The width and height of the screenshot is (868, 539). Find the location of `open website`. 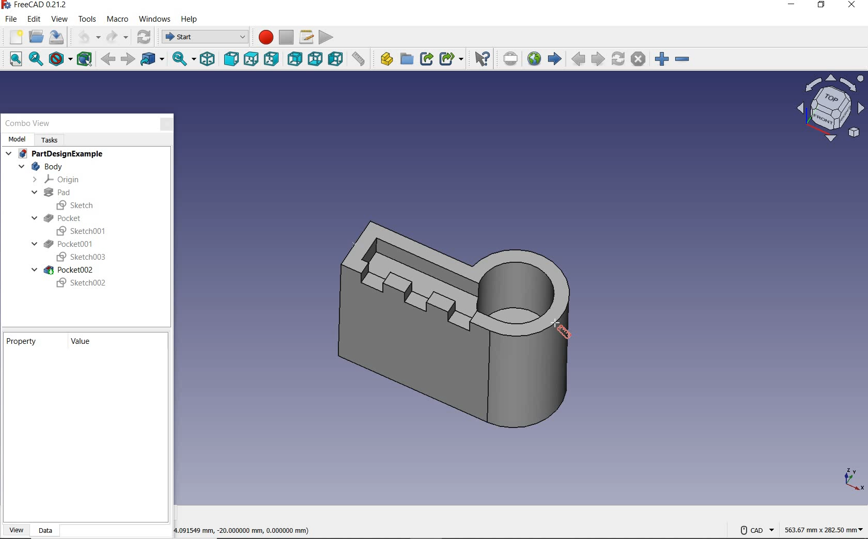

open website is located at coordinates (534, 58).